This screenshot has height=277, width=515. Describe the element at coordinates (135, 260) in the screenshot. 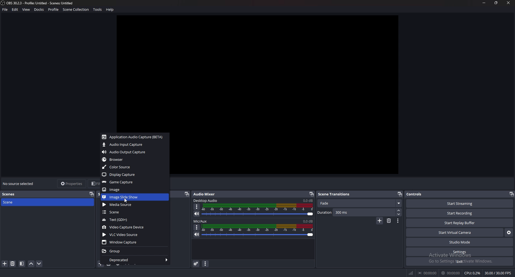

I see `deprecated` at that location.